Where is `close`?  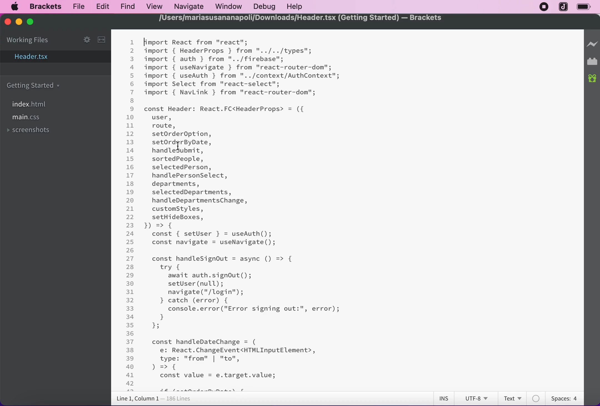
close is located at coordinates (8, 22).